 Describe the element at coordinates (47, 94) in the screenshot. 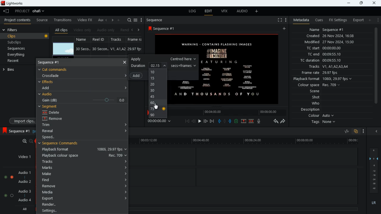

I see `audio` at that location.